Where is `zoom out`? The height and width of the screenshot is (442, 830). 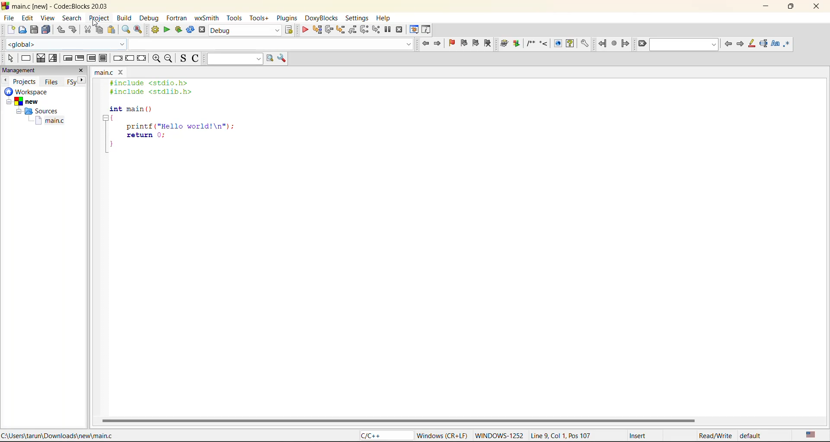
zoom out is located at coordinates (171, 59).